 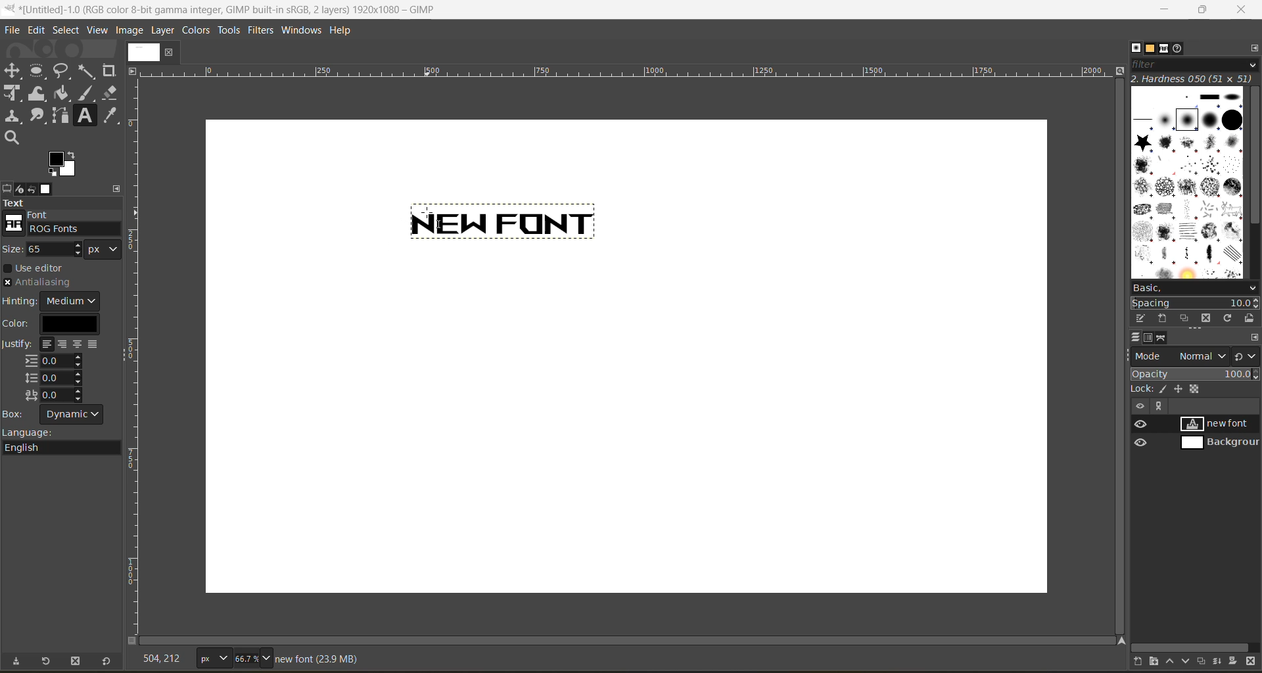 What do you see at coordinates (1185, 661) in the screenshot?
I see `lower this layer` at bounding box center [1185, 661].